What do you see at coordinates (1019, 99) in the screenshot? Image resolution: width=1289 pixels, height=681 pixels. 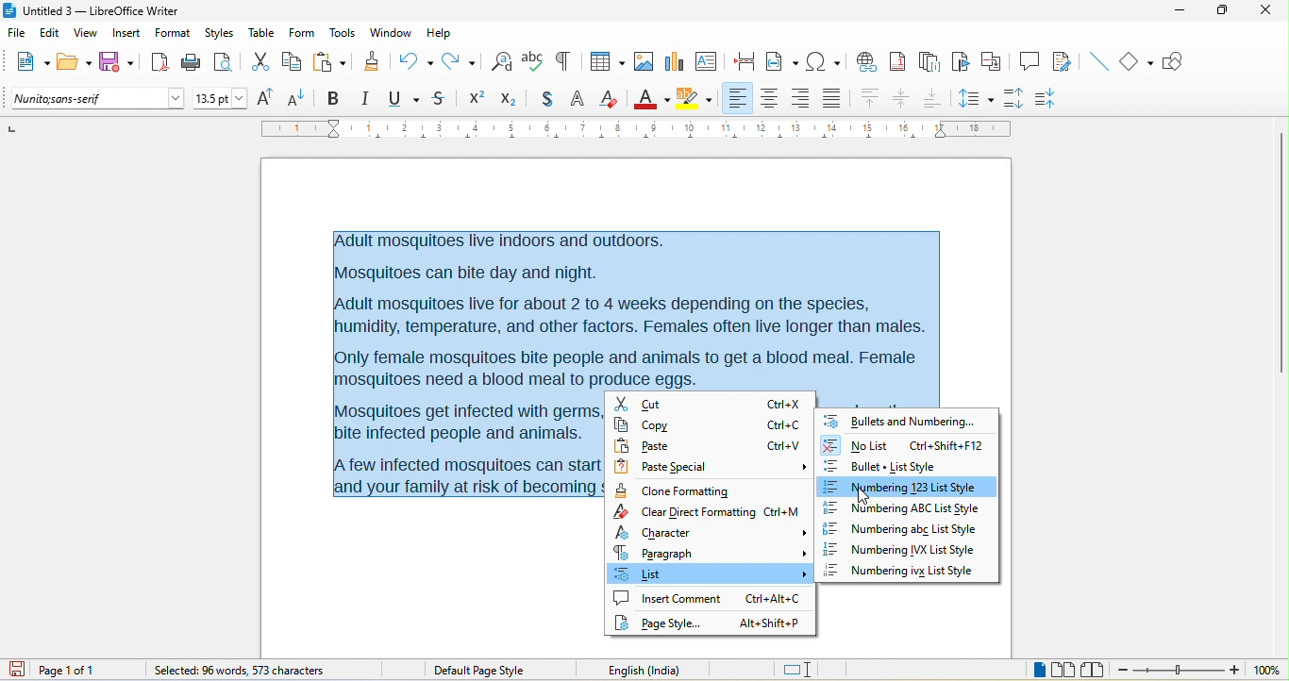 I see `increase paragraph spacing` at bounding box center [1019, 99].